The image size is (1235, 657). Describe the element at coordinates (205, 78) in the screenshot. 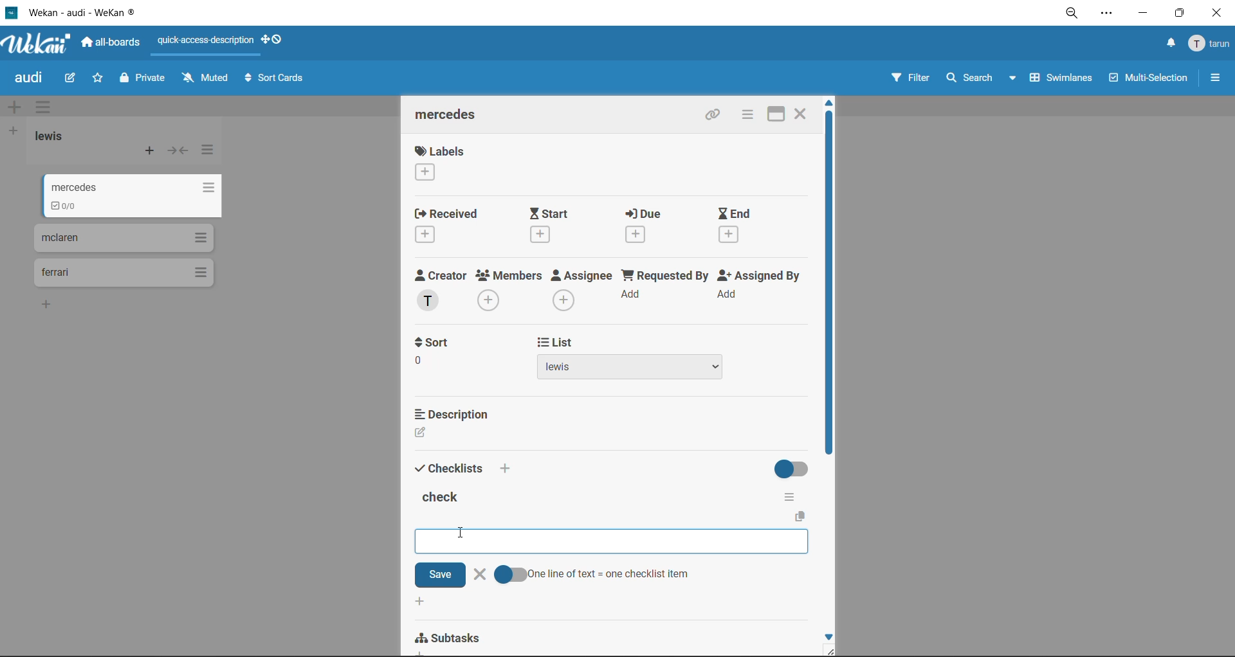

I see `muted` at that location.